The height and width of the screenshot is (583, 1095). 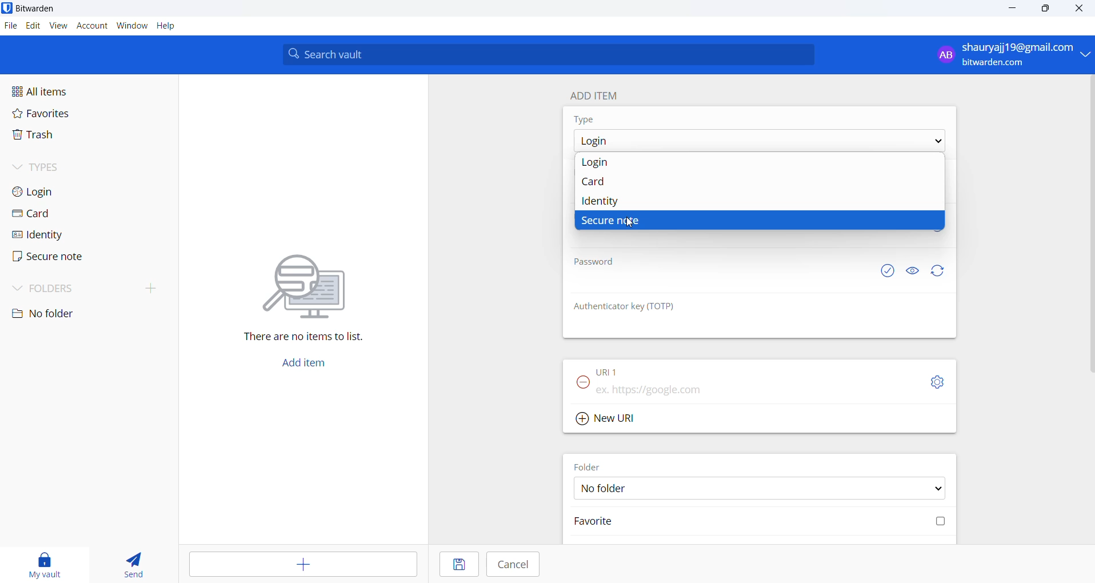 I want to click on identity, so click(x=753, y=200).